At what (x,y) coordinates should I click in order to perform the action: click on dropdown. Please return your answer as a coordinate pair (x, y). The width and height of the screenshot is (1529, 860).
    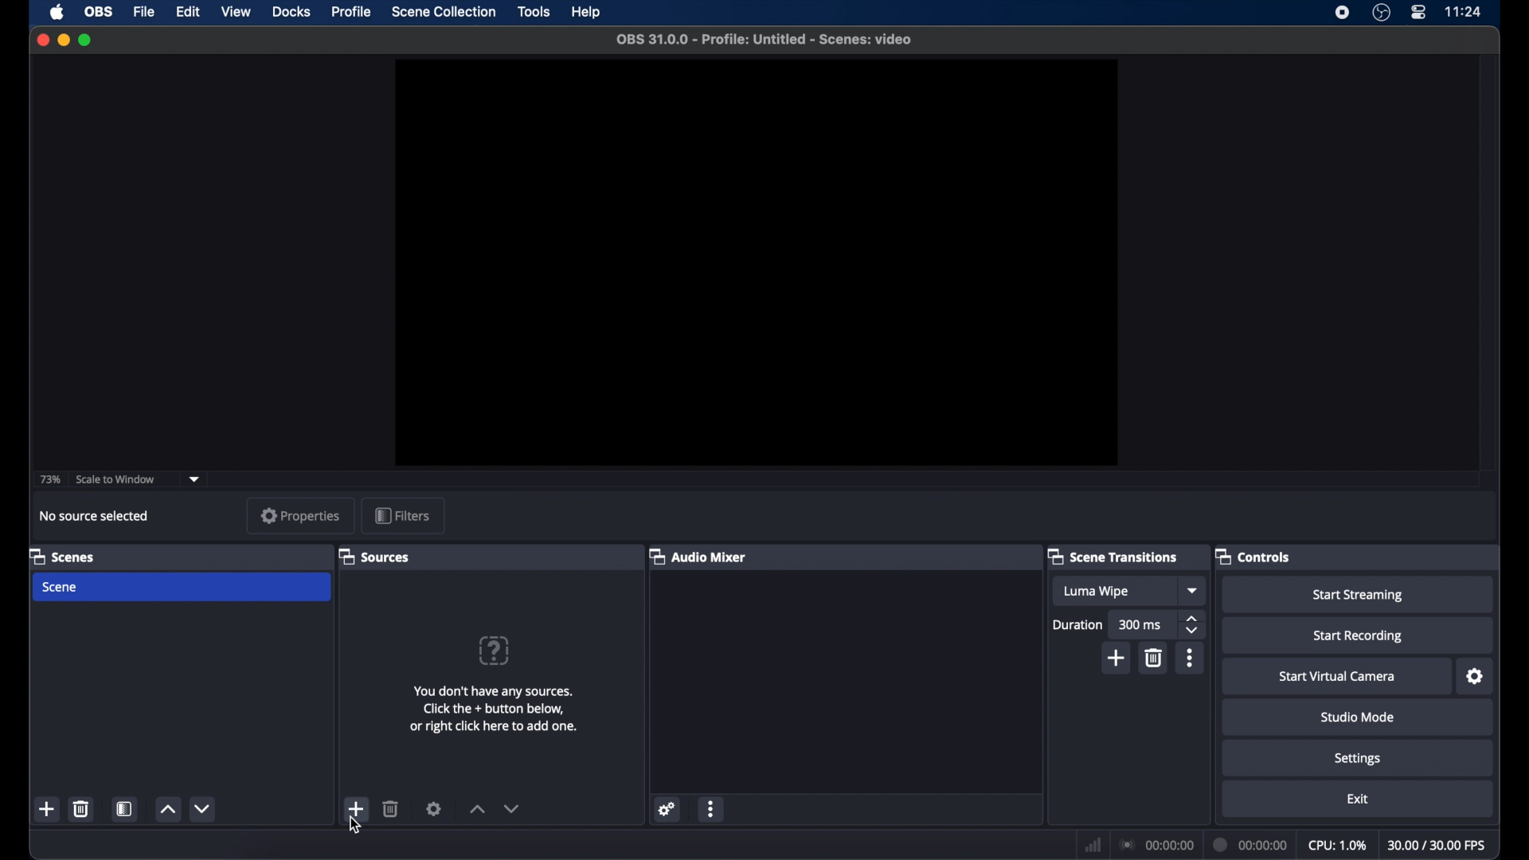
    Looking at the image, I should click on (1194, 590).